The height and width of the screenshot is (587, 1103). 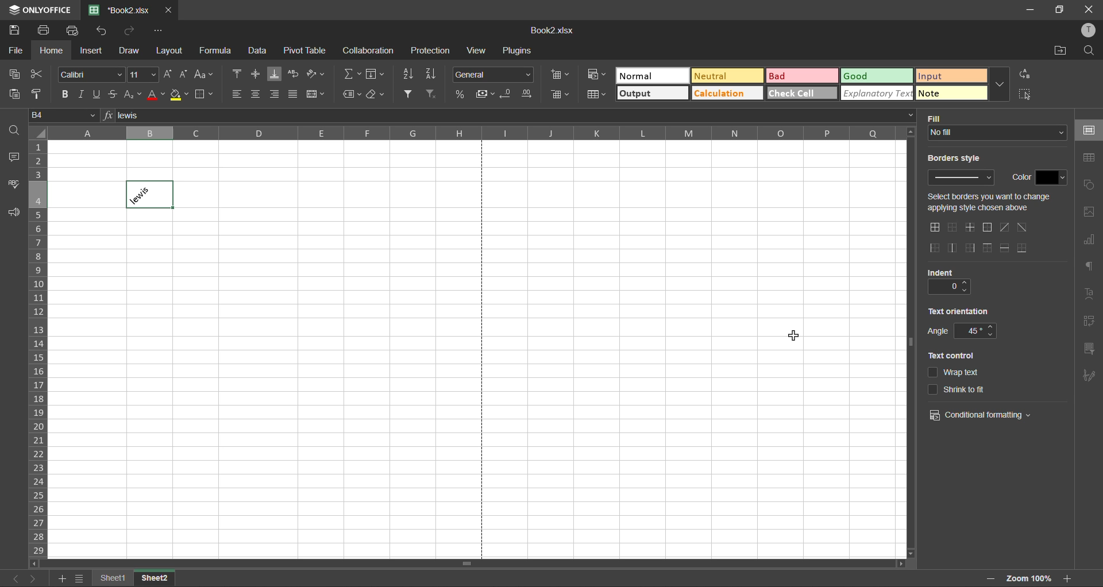 What do you see at coordinates (951, 246) in the screenshot?
I see `only middle border` at bounding box center [951, 246].